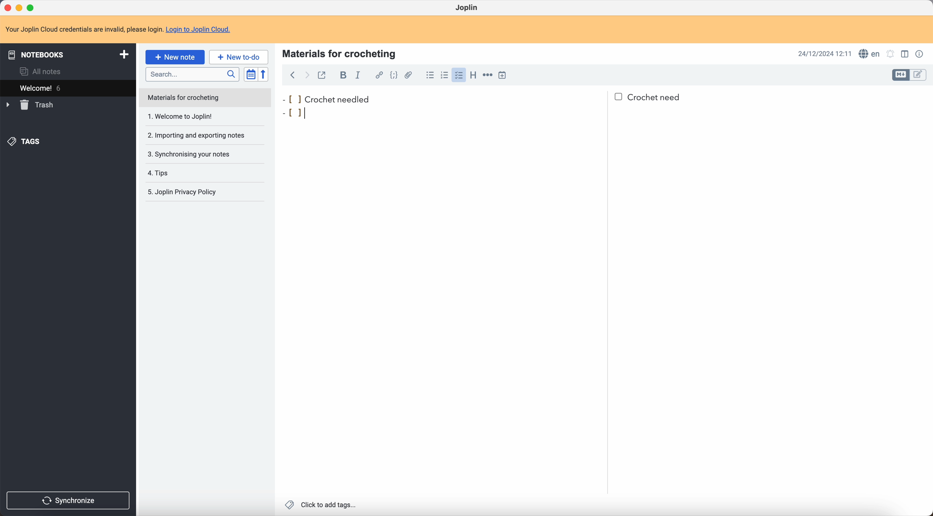 This screenshot has width=933, height=516. Describe the element at coordinates (468, 8) in the screenshot. I see `Joplin` at that location.